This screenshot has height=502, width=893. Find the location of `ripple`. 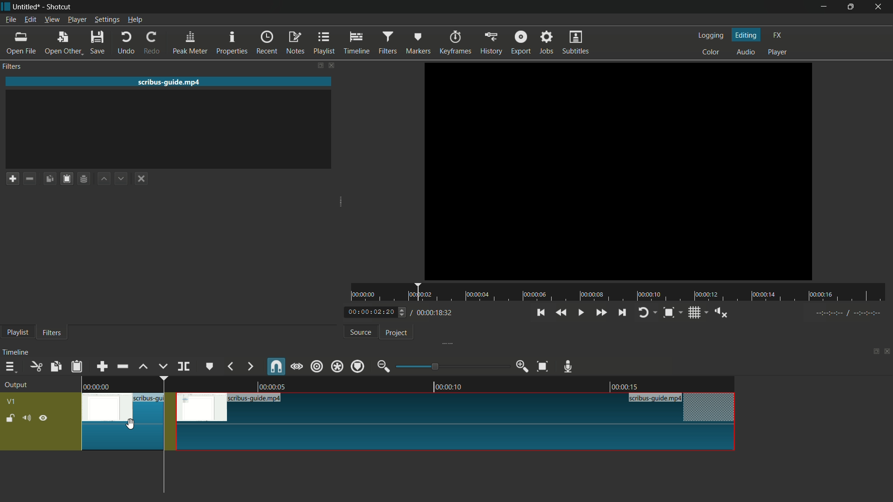

ripple is located at coordinates (316, 366).